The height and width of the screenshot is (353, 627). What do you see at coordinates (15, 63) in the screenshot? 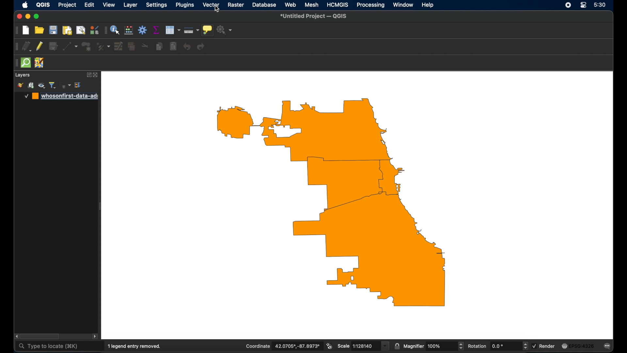
I see `drag handle` at bounding box center [15, 63].